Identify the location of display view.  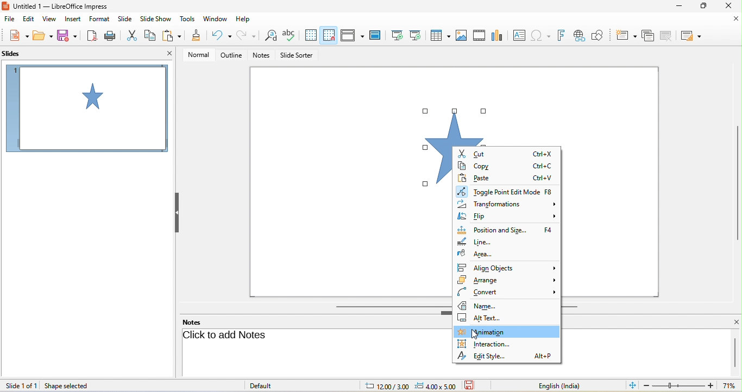
(351, 35).